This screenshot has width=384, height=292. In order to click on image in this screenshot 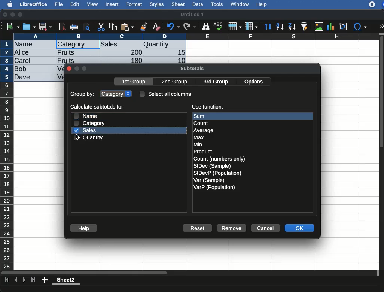, I will do `click(320, 27)`.